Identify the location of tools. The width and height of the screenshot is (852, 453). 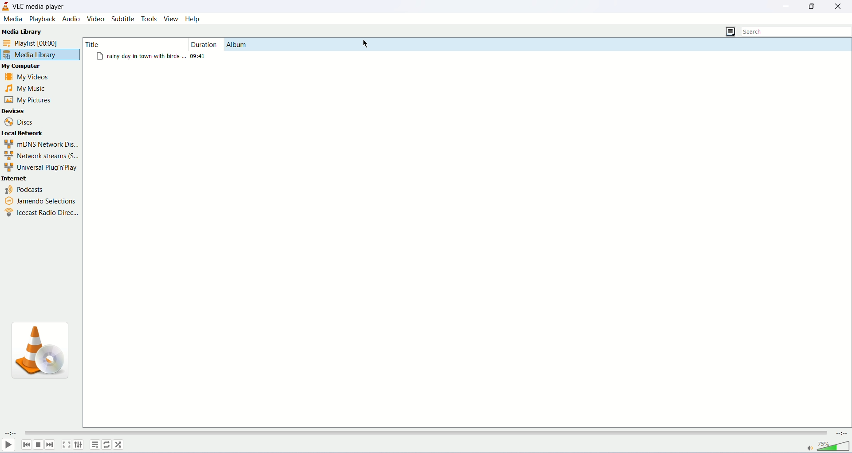
(148, 19).